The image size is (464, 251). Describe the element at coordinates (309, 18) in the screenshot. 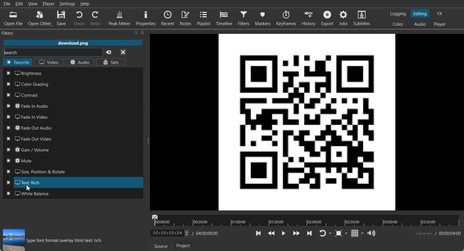

I see `History` at that location.